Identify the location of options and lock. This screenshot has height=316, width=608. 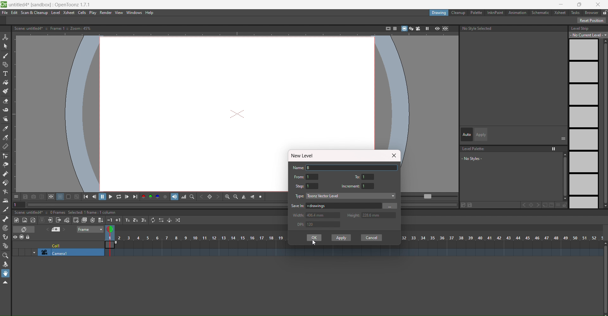
(561, 205).